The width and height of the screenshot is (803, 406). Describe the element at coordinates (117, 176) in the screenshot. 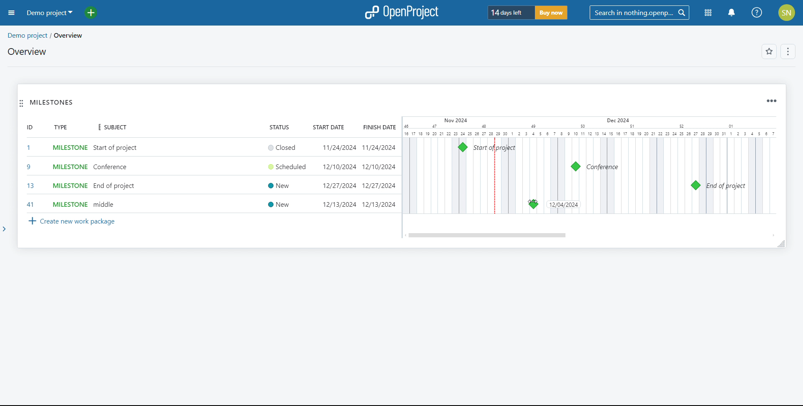

I see `add subject` at that location.